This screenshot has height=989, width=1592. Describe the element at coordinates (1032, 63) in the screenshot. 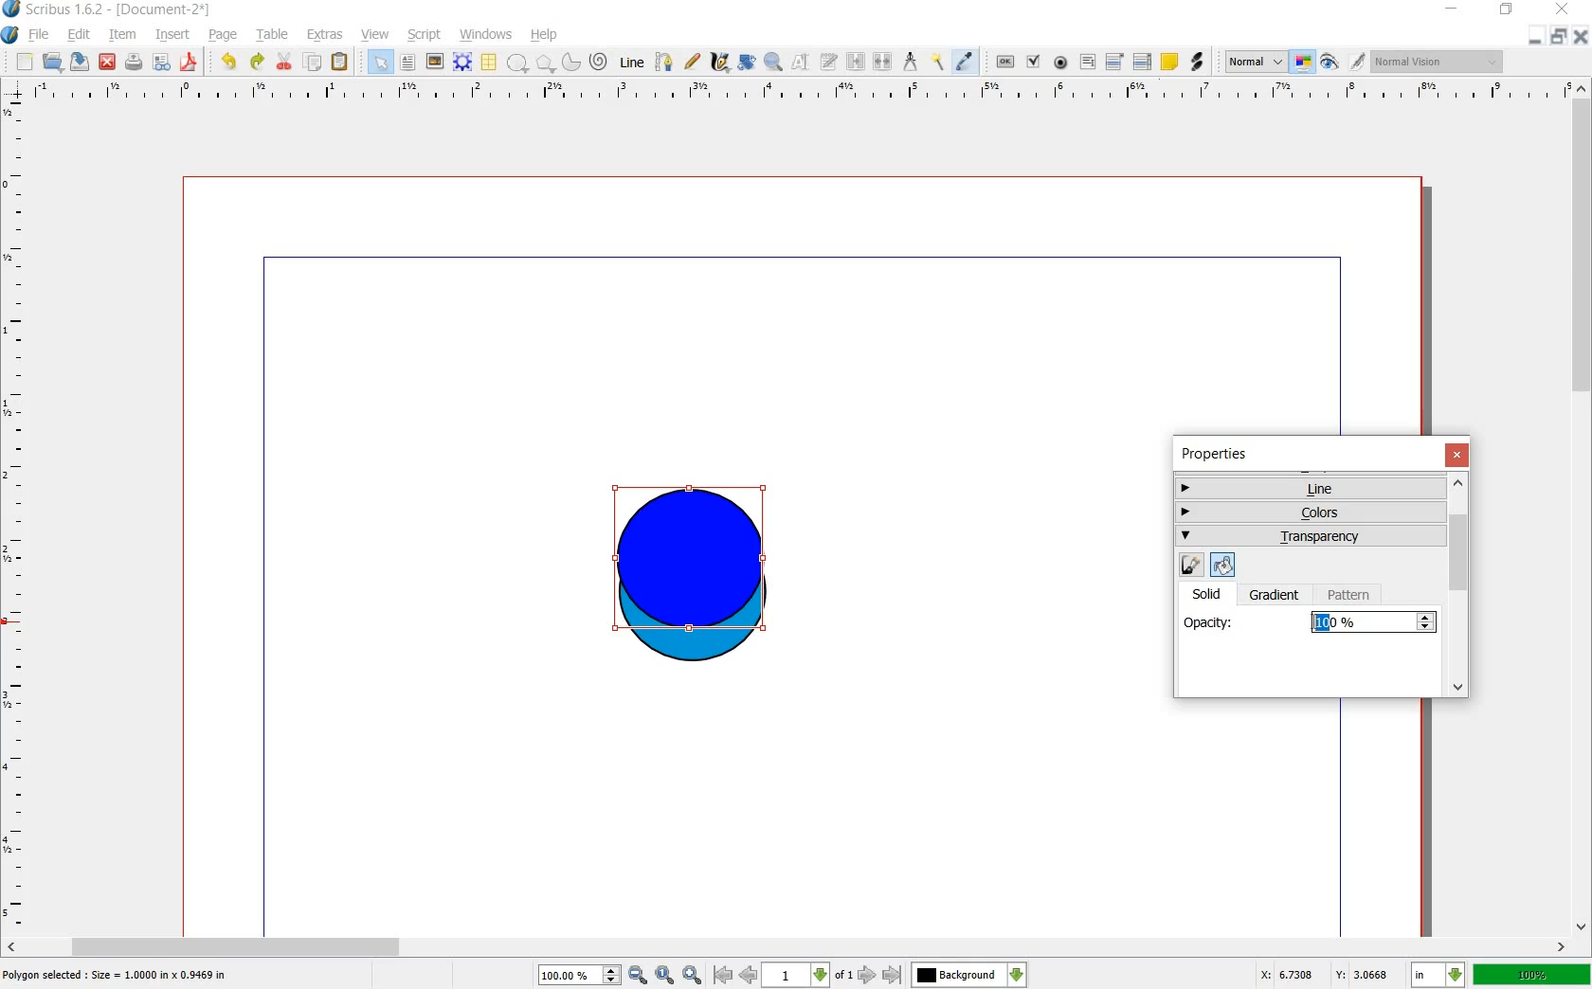

I see `pdf check box` at that location.